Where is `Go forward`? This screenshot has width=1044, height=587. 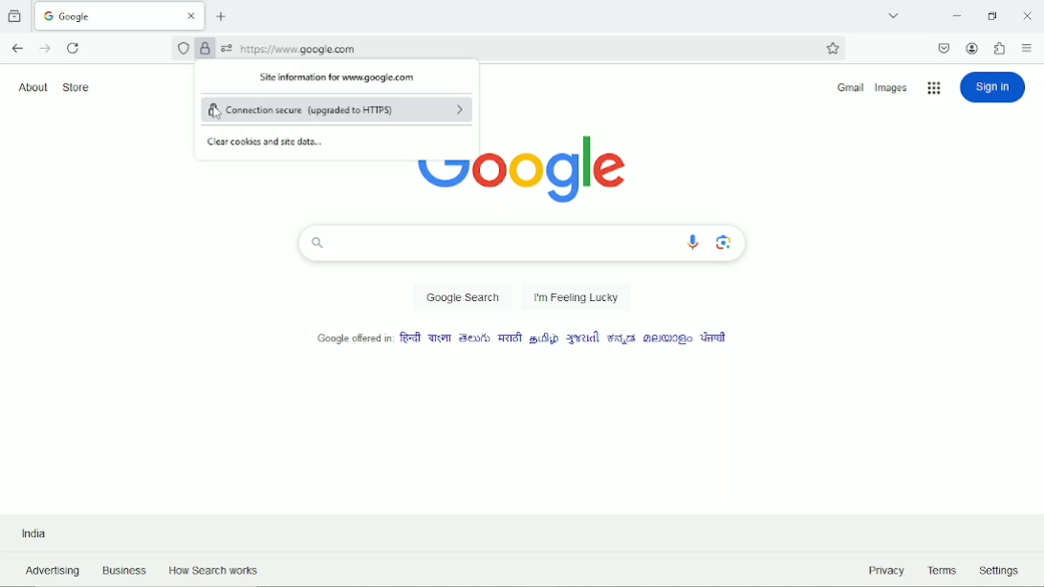 Go forward is located at coordinates (45, 49).